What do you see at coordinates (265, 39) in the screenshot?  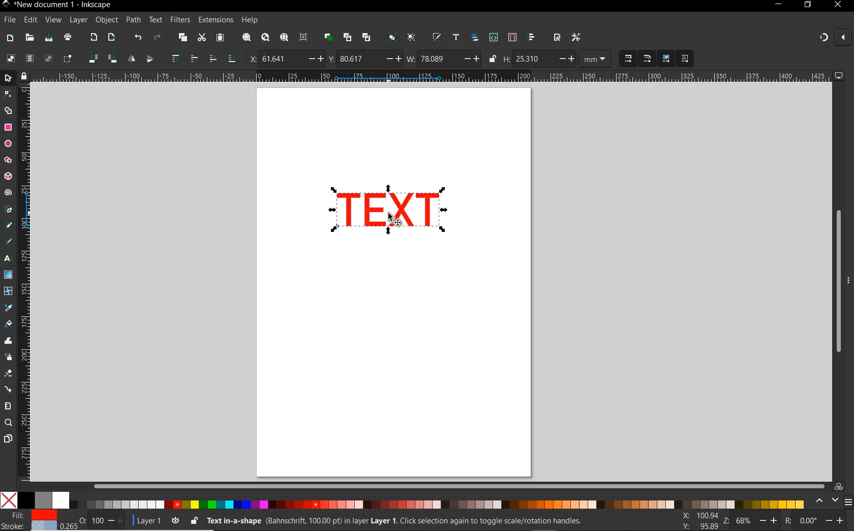 I see `zoom drawing` at bounding box center [265, 39].